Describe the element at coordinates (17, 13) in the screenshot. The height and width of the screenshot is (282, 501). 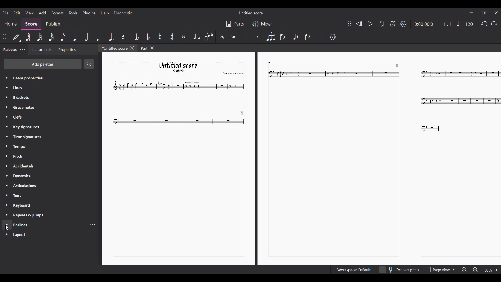
I see `Edit menu` at that location.